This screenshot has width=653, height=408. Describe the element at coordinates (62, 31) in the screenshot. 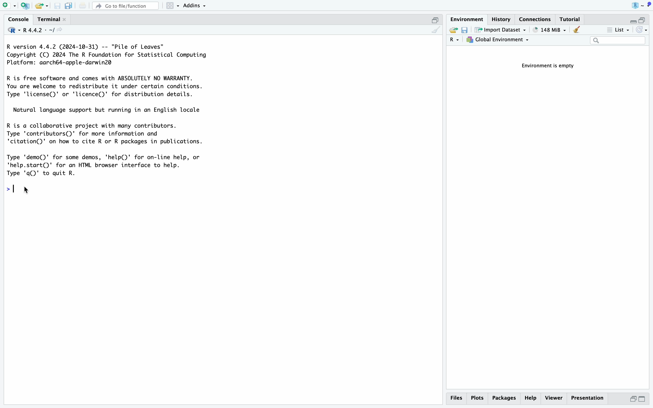

I see `view the current working directory` at that location.